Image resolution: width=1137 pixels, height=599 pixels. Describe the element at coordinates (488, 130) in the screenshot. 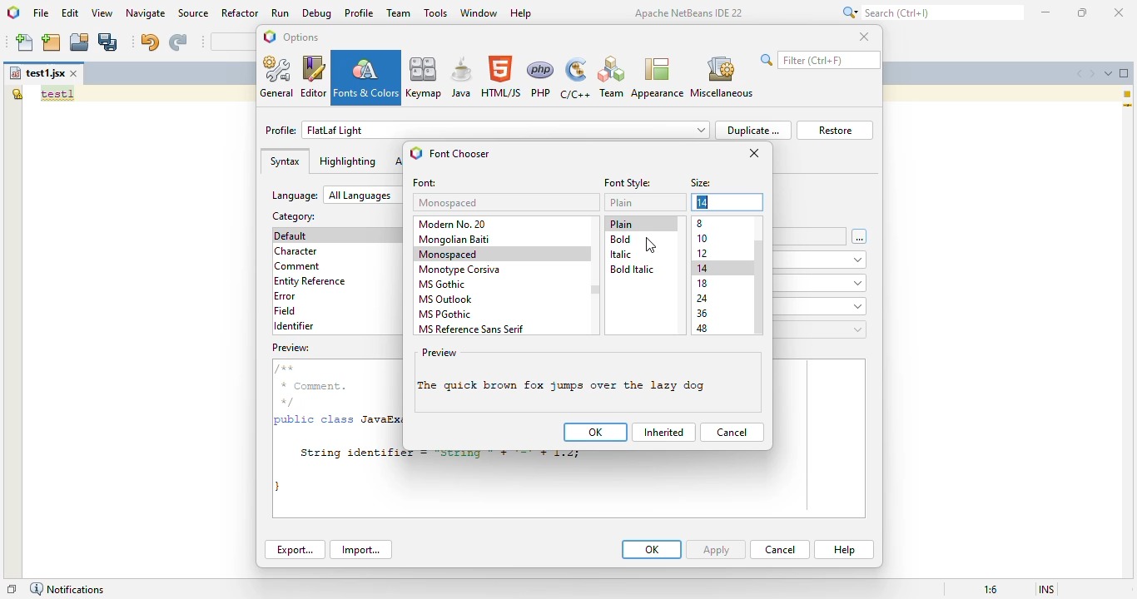

I see `profile` at that location.